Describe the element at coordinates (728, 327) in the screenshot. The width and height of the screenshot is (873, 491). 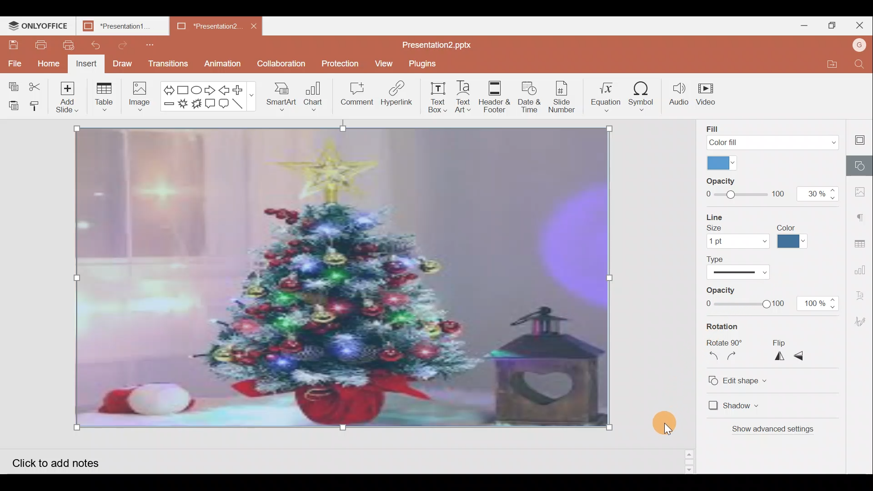
I see `Rotation` at that location.